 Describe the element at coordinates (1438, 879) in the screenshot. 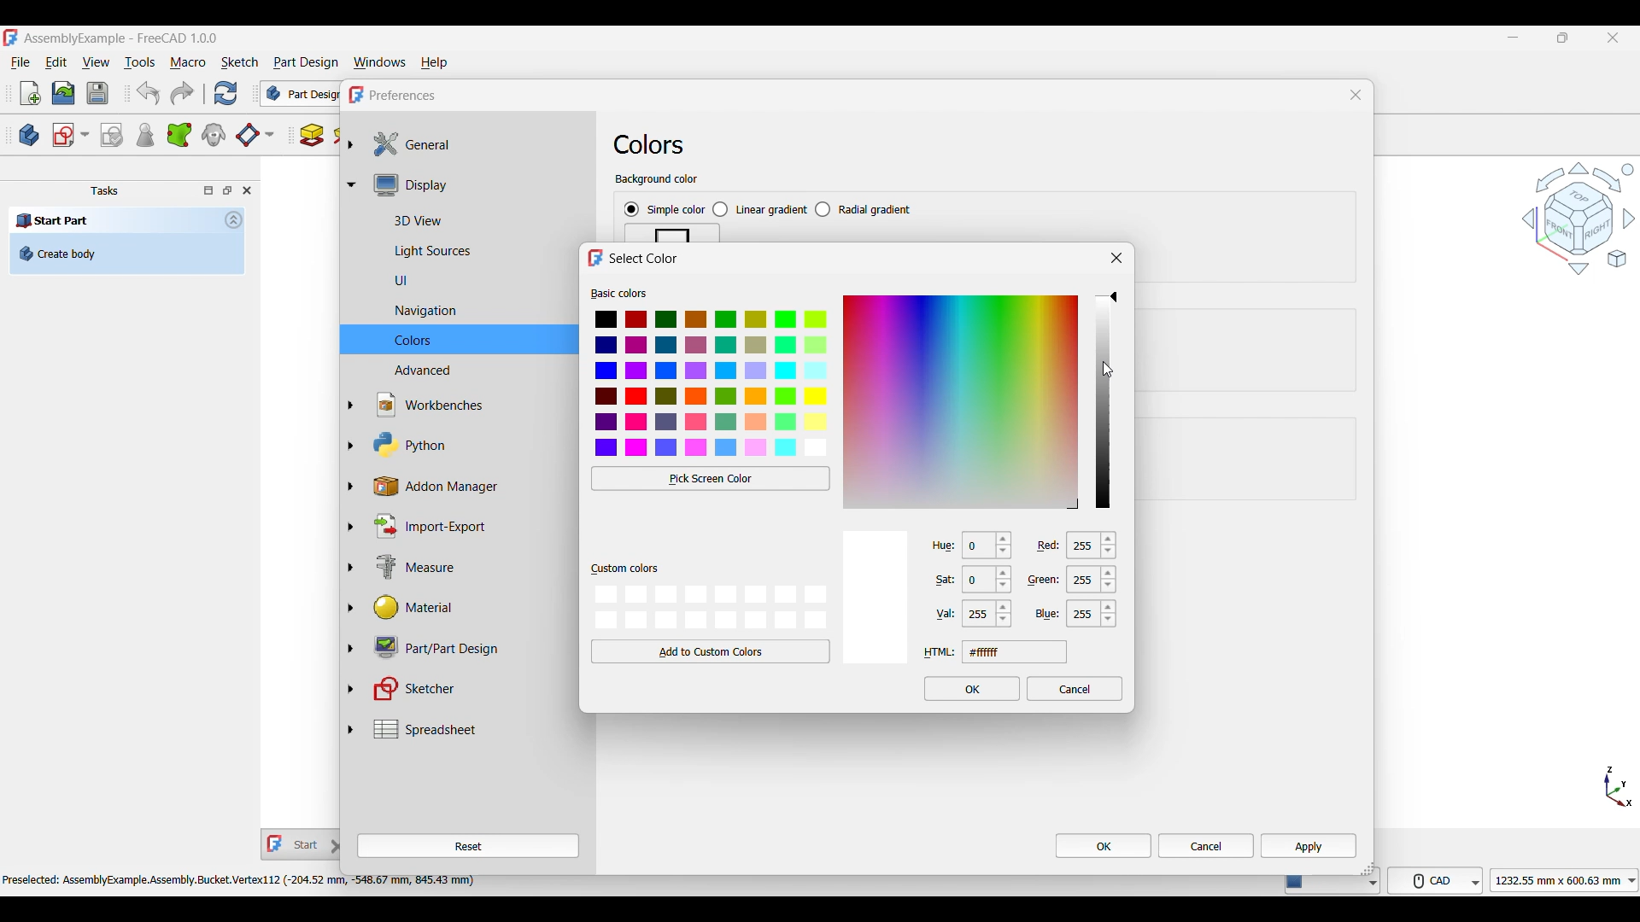

I see `CAD` at that location.